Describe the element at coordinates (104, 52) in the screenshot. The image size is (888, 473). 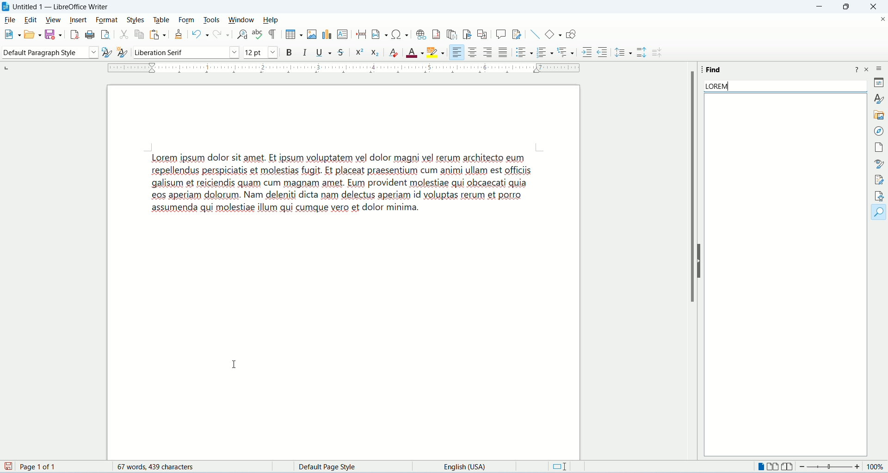
I see `update selected style` at that location.